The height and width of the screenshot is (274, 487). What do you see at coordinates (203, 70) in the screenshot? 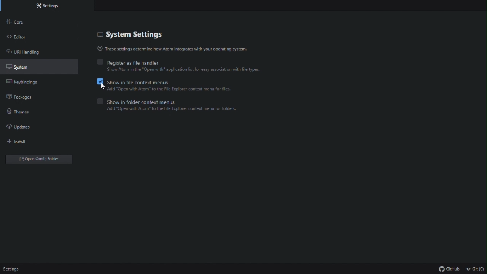
I see `Show Atom in the “Open with* application ist for easy association with fil types.` at bounding box center [203, 70].